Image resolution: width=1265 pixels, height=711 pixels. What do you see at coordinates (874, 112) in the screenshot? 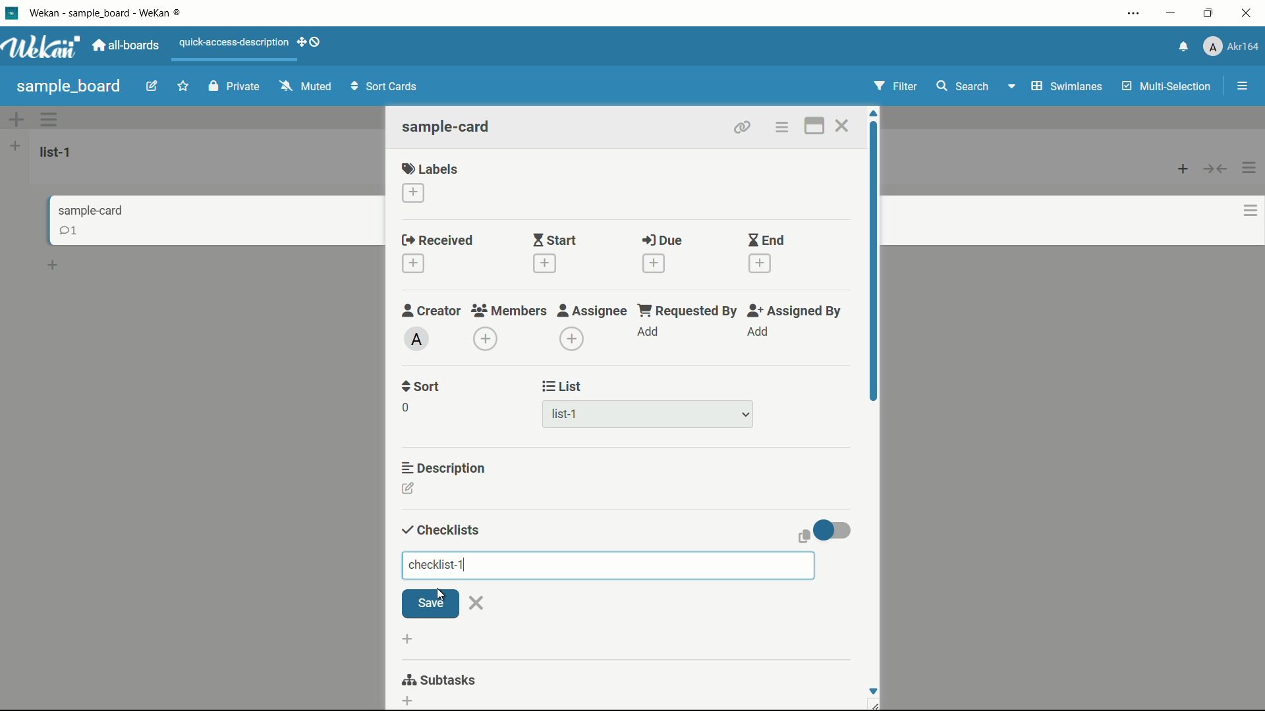
I see `scroll up` at bounding box center [874, 112].